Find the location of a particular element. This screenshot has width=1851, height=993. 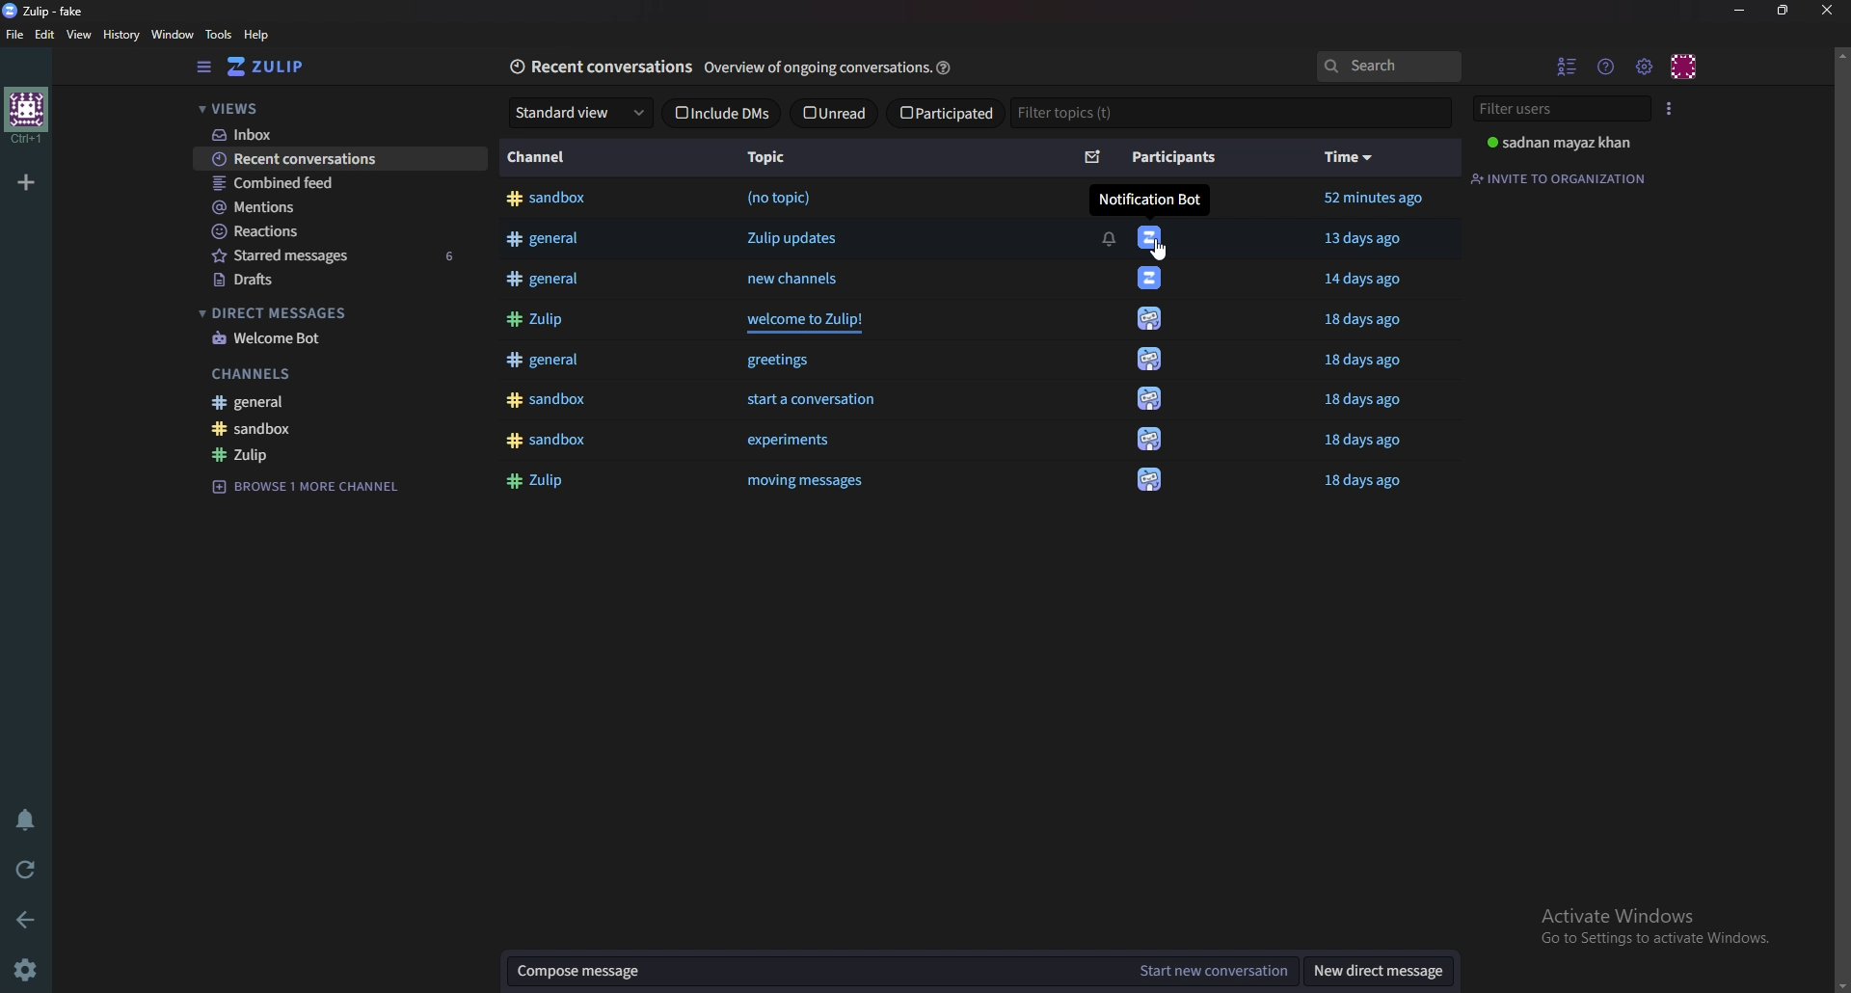

Mentions is located at coordinates (329, 206).